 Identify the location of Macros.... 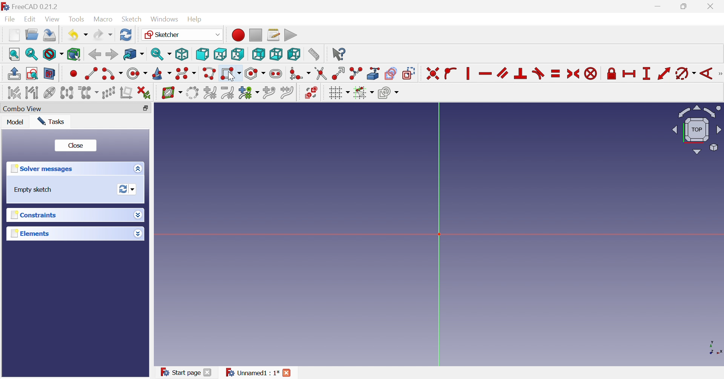
(273, 34).